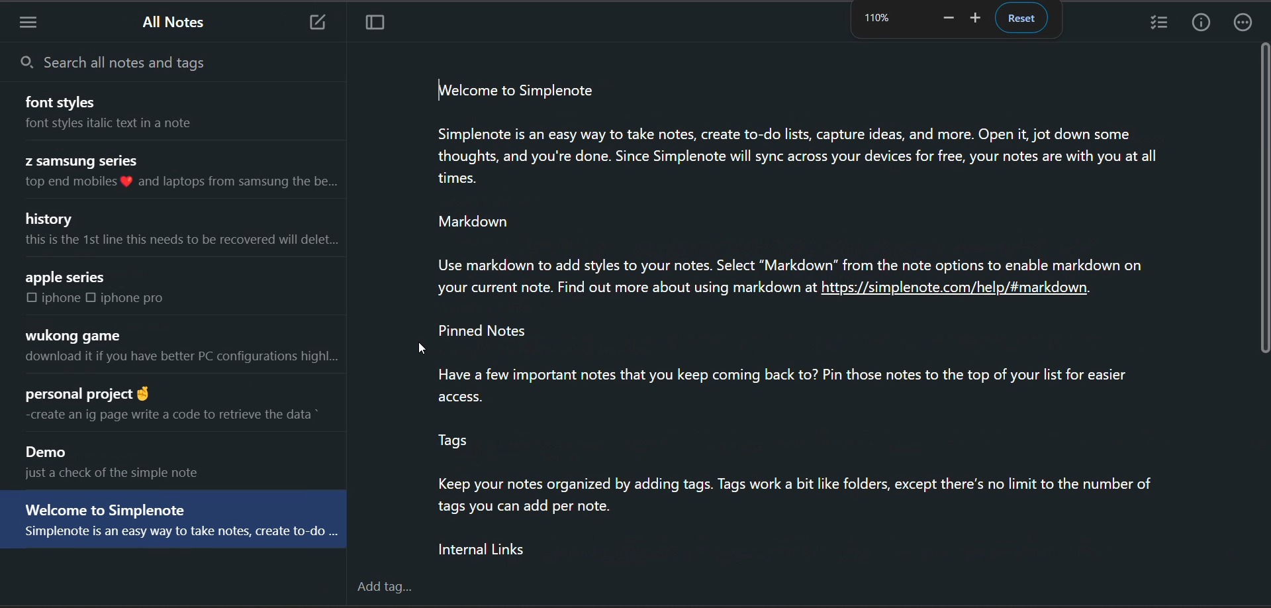 Image resolution: width=1271 pixels, height=608 pixels. Describe the element at coordinates (818, 442) in the screenshot. I see `Pinned Notes
3
Have a few important notes that you keep coming back to? Pin those notes to the top of your list for easier
access.
Tags
Keep your notes organized by adding tags. Tags work a bit like folders, except there's no limit to the number of
tags you can add per note.
Internal Links` at that location.